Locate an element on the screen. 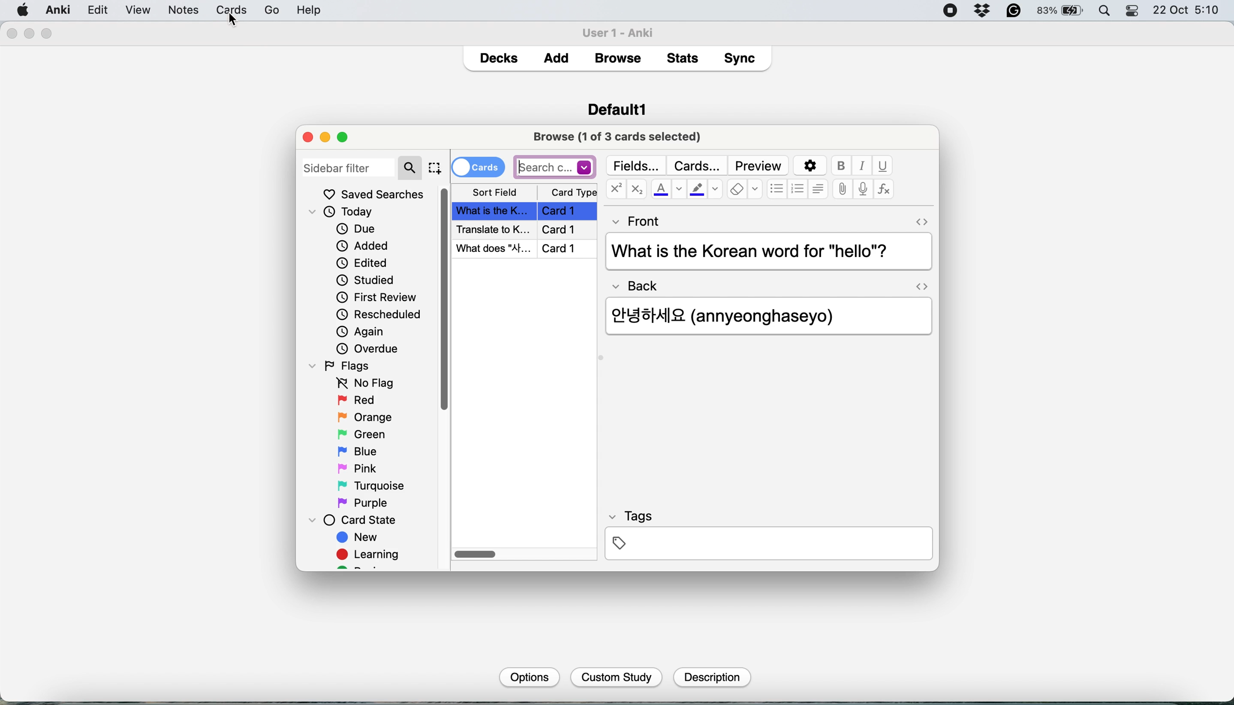  What is the K... Card 1
Translate toK... Card 1
What does "At... Card 1 is located at coordinates (526, 230).